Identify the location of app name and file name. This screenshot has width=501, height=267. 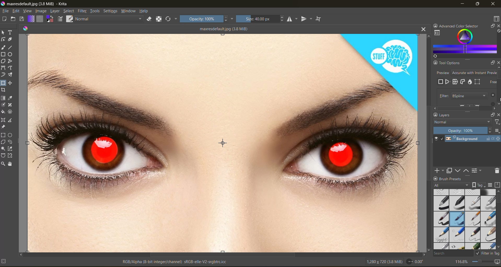
(36, 4).